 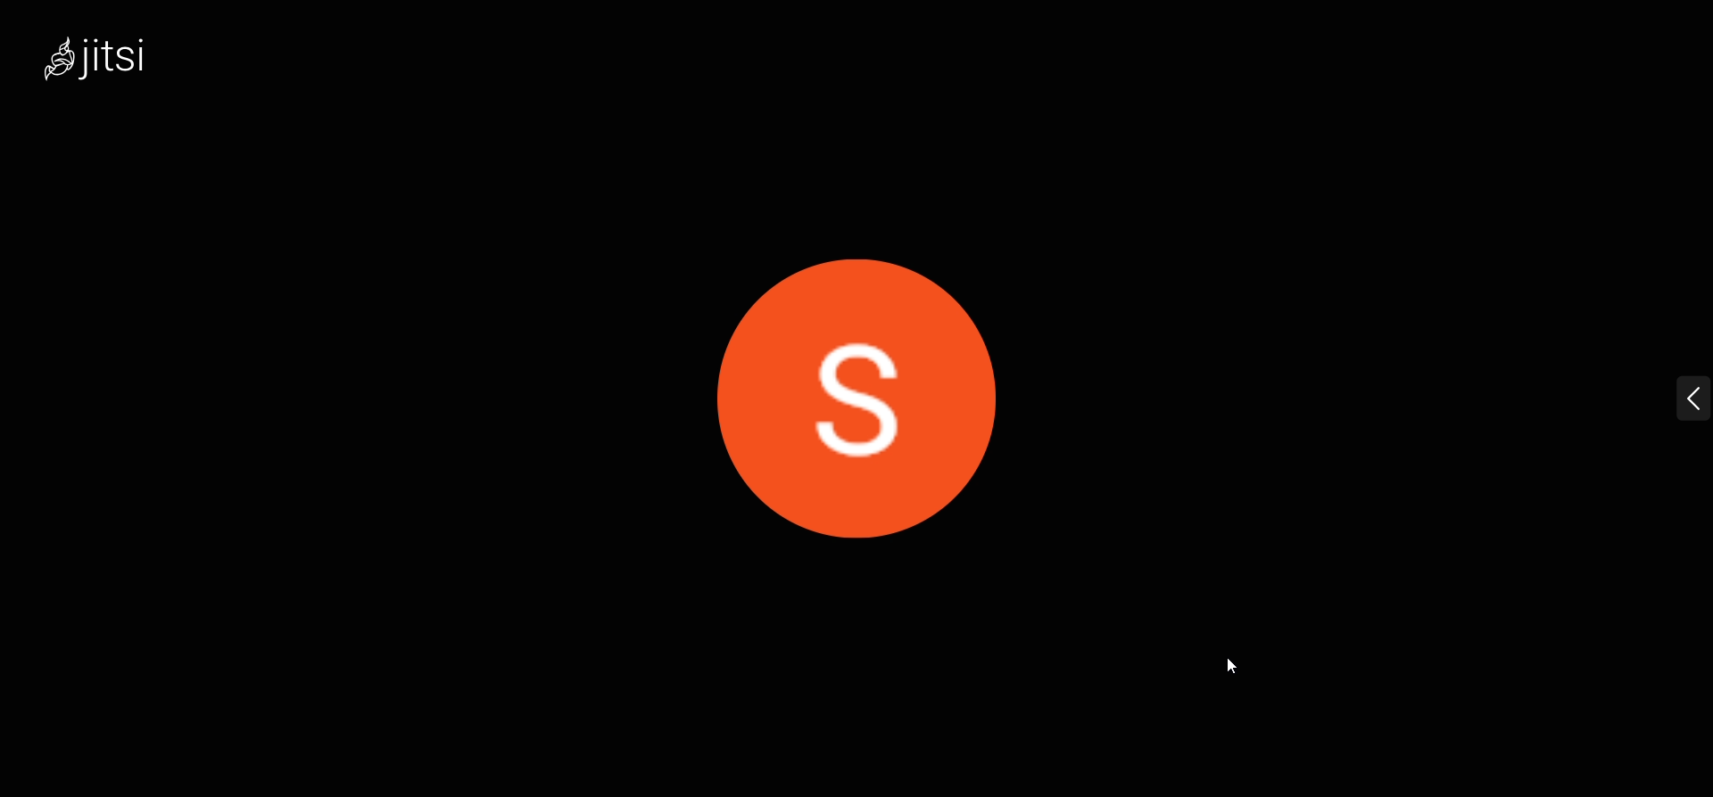 What do you see at coordinates (1233, 670) in the screenshot?
I see `Cursor` at bounding box center [1233, 670].